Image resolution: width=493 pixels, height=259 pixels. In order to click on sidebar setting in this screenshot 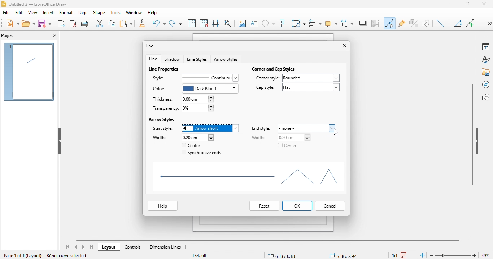, I will do `click(486, 35)`.